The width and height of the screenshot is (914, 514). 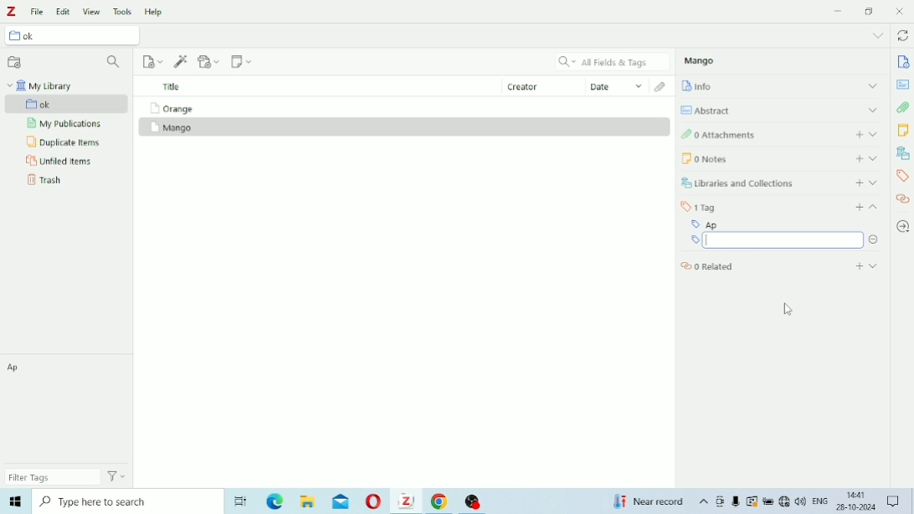 I want to click on Mail, so click(x=343, y=501).